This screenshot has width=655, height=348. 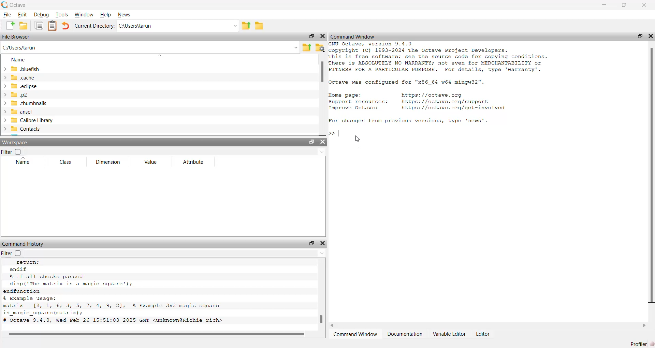 What do you see at coordinates (40, 26) in the screenshot?
I see `Duplicate` at bounding box center [40, 26].